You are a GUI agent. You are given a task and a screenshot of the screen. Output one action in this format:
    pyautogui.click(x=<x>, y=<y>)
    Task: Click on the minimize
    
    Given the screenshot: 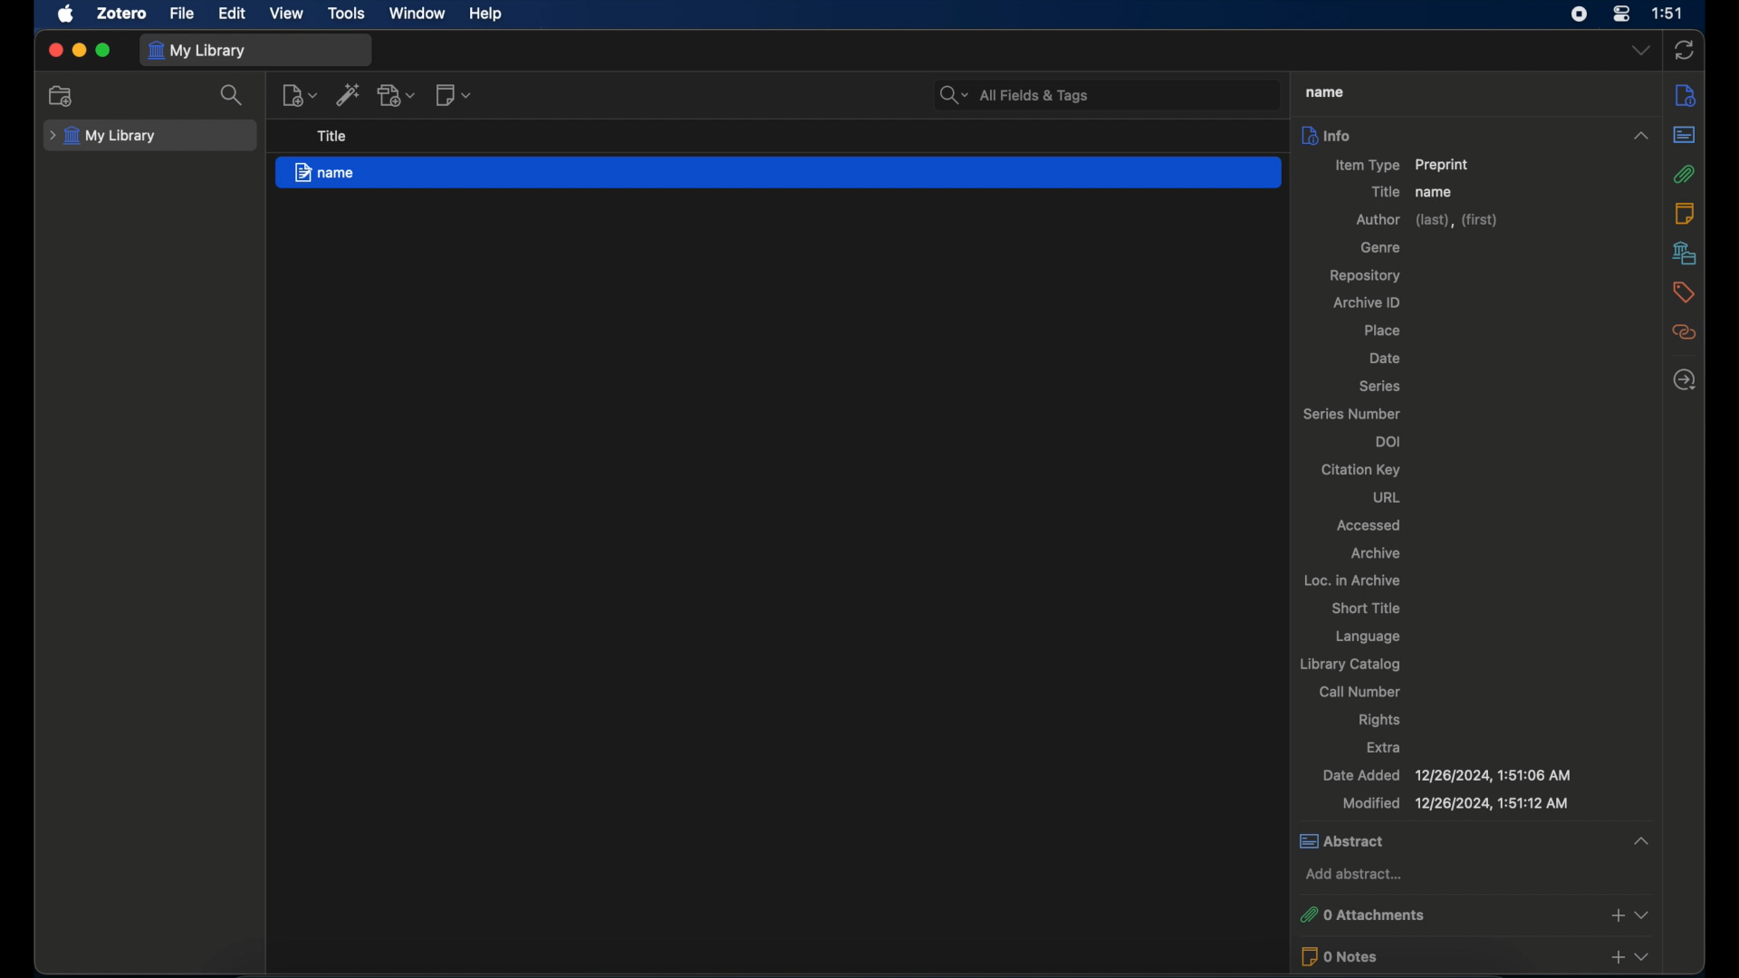 What is the action you would take?
    pyautogui.click(x=78, y=50)
    